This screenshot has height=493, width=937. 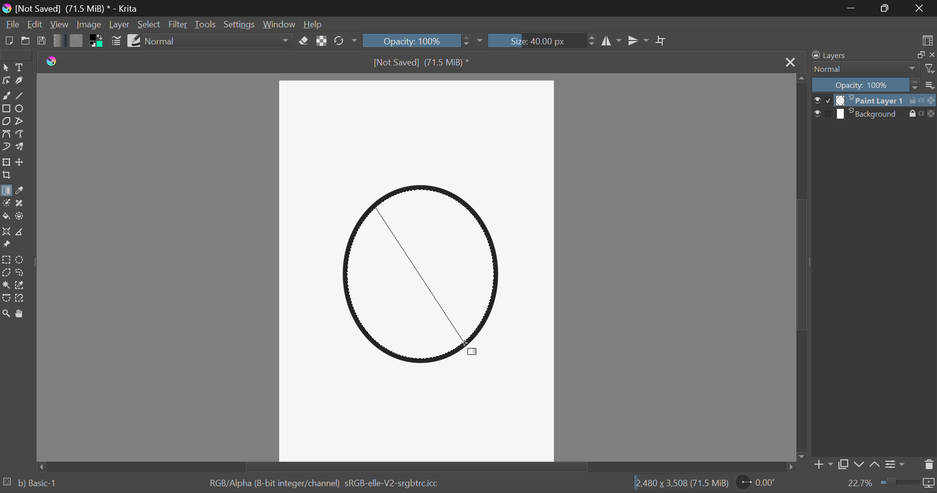 What do you see at coordinates (21, 82) in the screenshot?
I see `Calligraphic Tool` at bounding box center [21, 82].